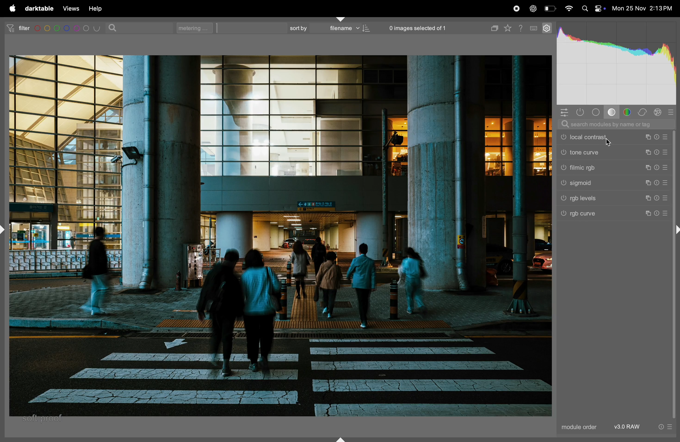 The image size is (680, 442). I want to click on histogram, so click(615, 65).